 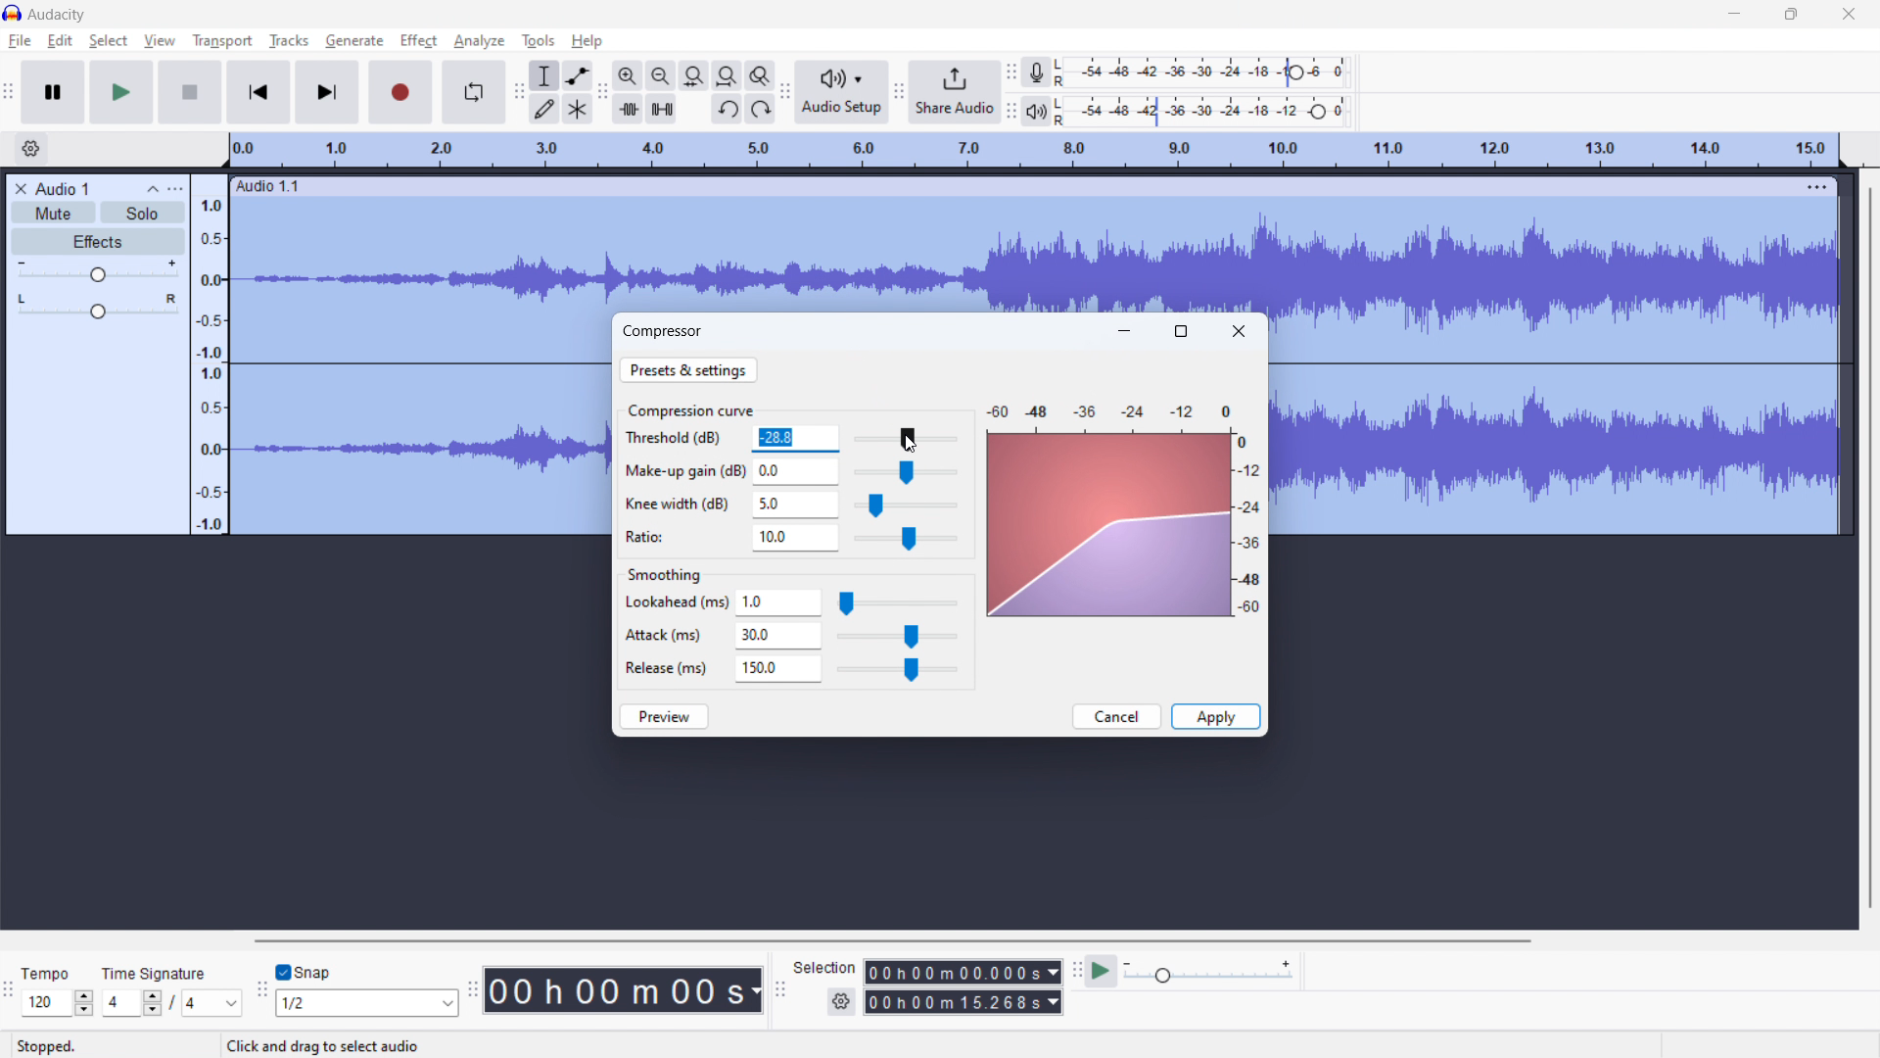 I want to click on toggle snap, so click(x=304, y=973).